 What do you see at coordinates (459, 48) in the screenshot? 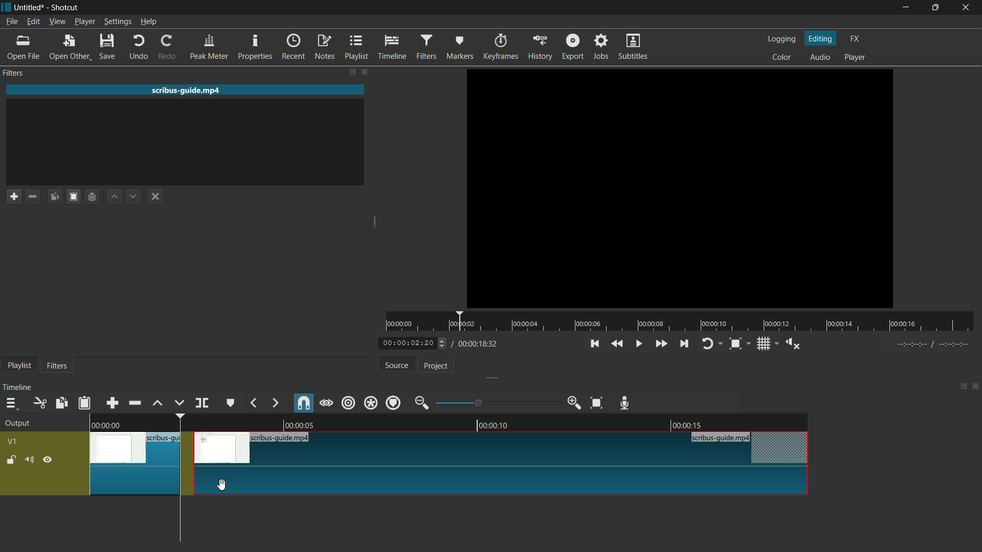
I see `markers` at bounding box center [459, 48].